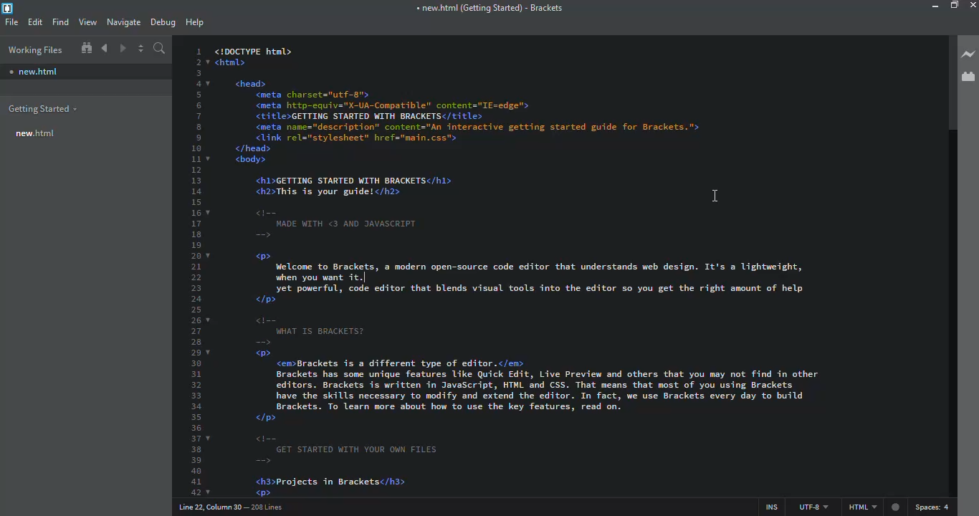 The height and width of the screenshot is (516, 979). What do you see at coordinates (86, 48) in the screenshot?
I see `show in file tree` at bounding box center [86, 48].